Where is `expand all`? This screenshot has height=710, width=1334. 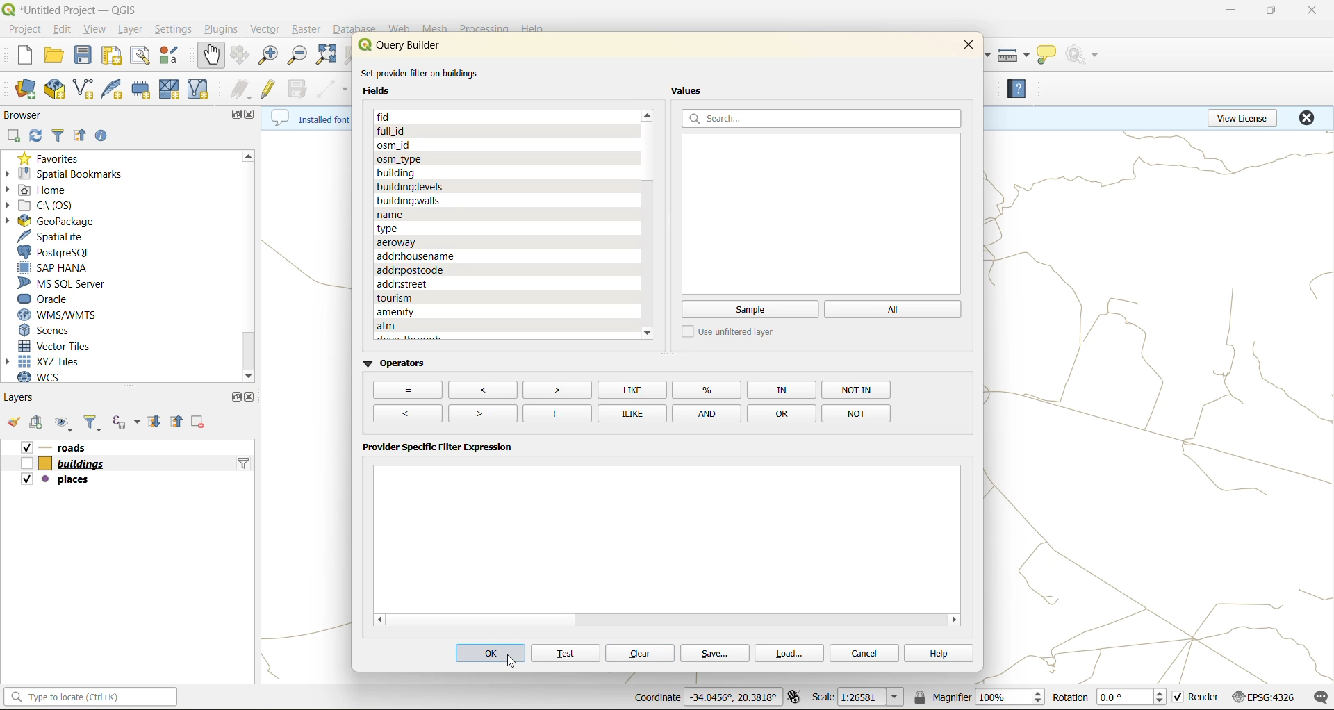
expand all is located at coordinates (156, 421).